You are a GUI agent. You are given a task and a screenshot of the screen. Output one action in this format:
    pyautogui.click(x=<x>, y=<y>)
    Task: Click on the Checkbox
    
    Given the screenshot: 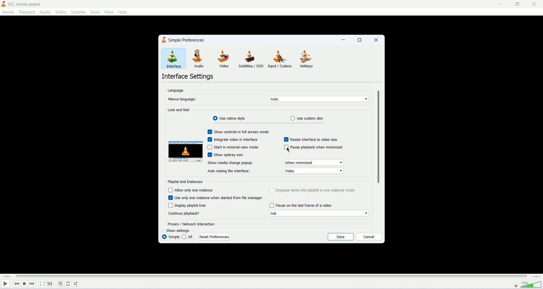 What is the action you would take?
    pyautogui.click(x=286, y=147)
    